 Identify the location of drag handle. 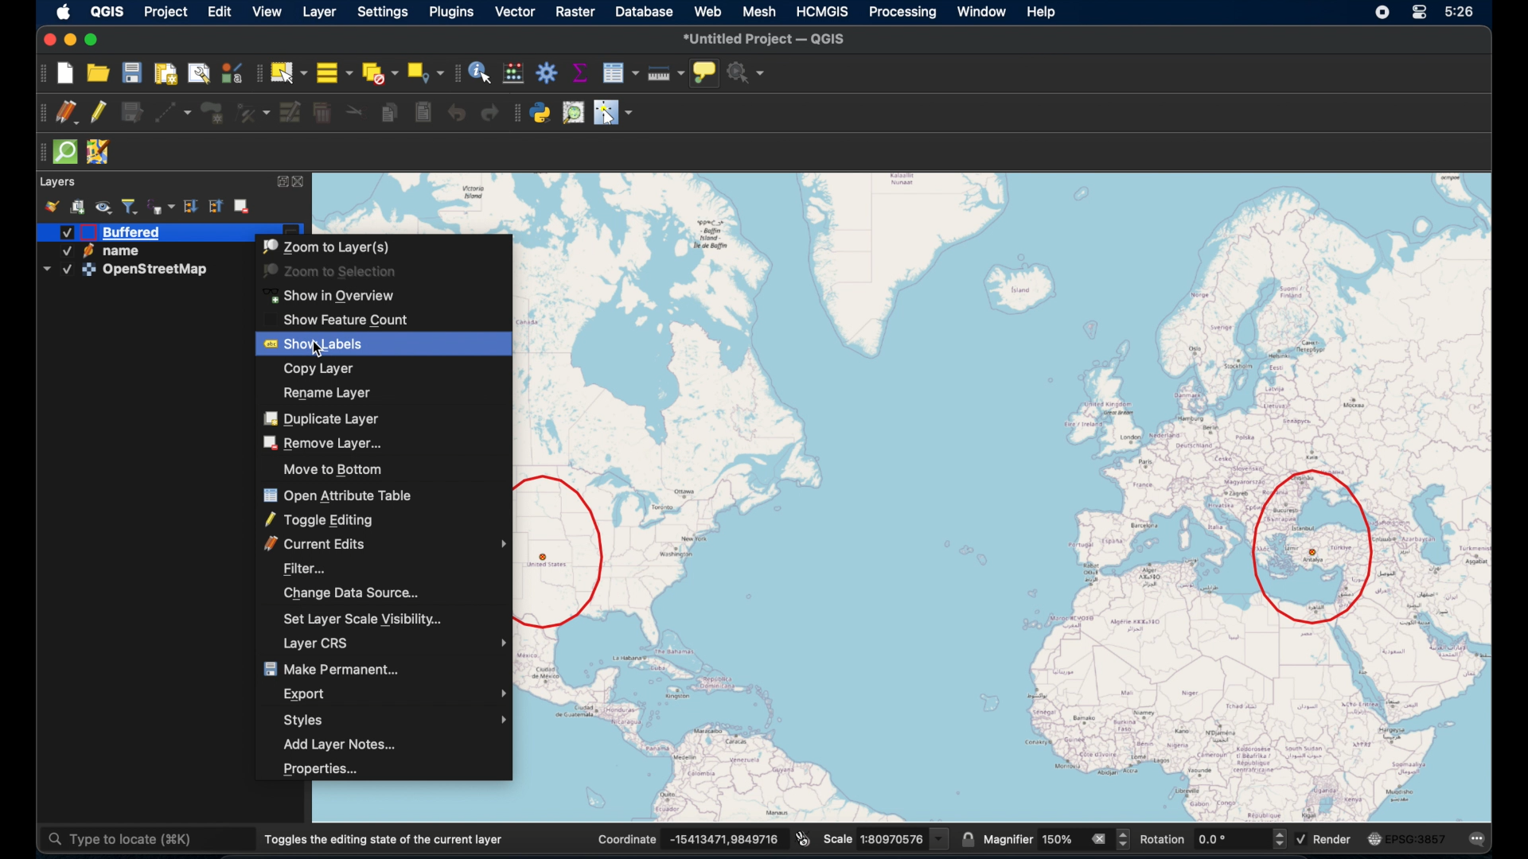
(37, 153).